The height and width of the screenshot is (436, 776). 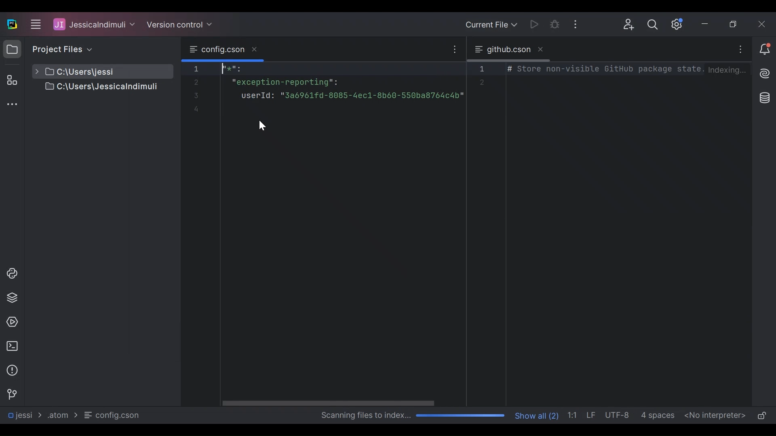 What do you see at coordinates (12, 24) in the screenshot?
I see `PyCharm` at bounding box center [12, 24].